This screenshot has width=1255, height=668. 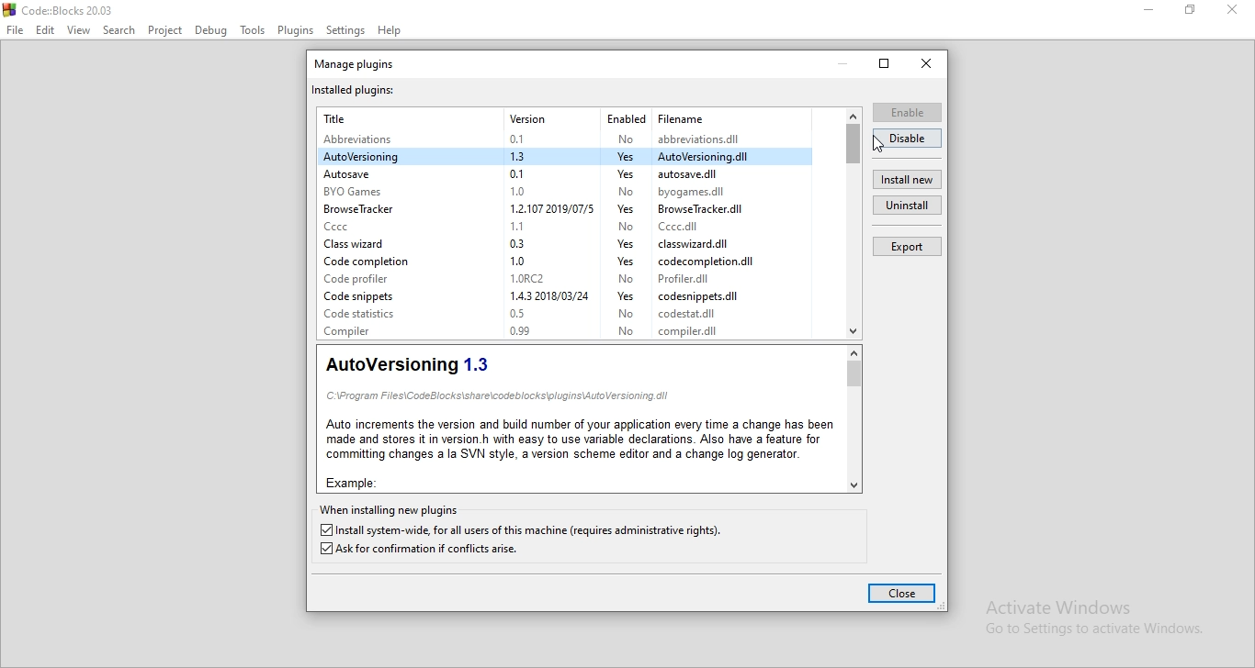 What do you see at coordinates (624, 263) in the screenshot?
I see `yes` at bounding box center [624, 263].